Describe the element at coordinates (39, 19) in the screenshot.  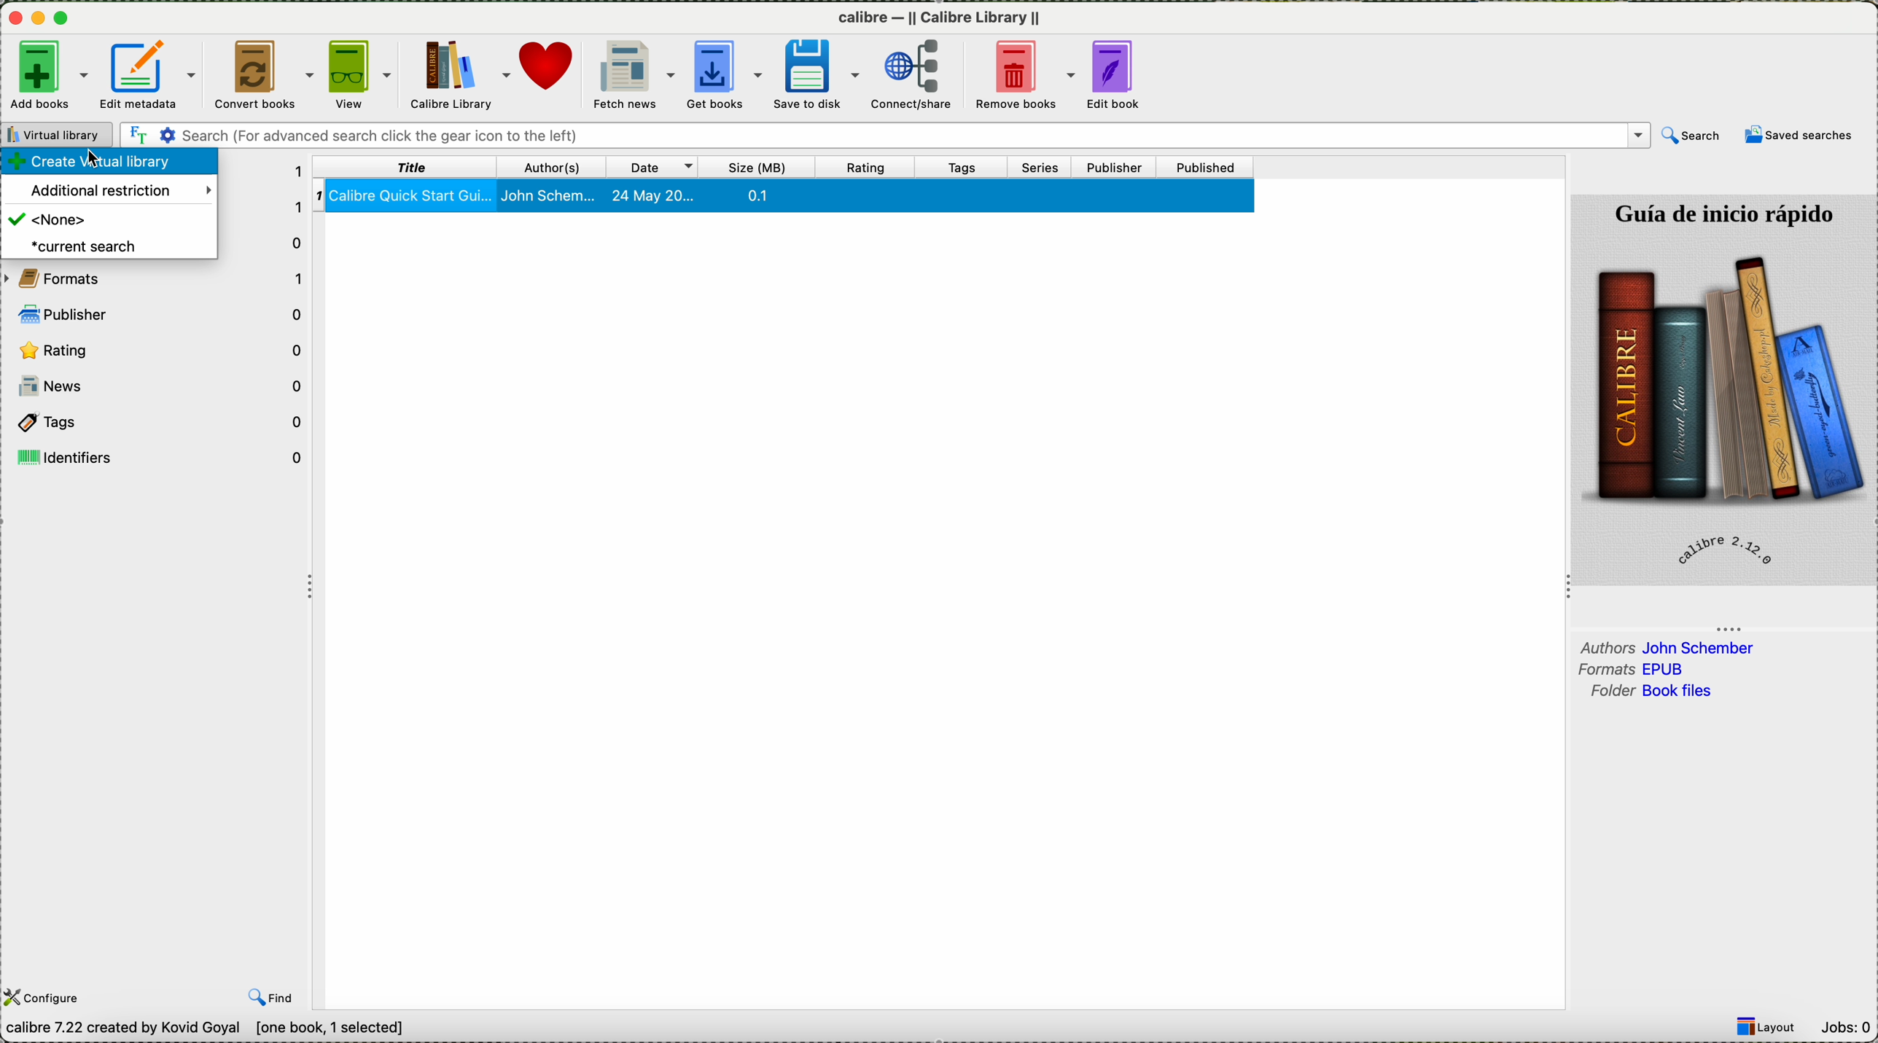
I see `minimize` at that location.